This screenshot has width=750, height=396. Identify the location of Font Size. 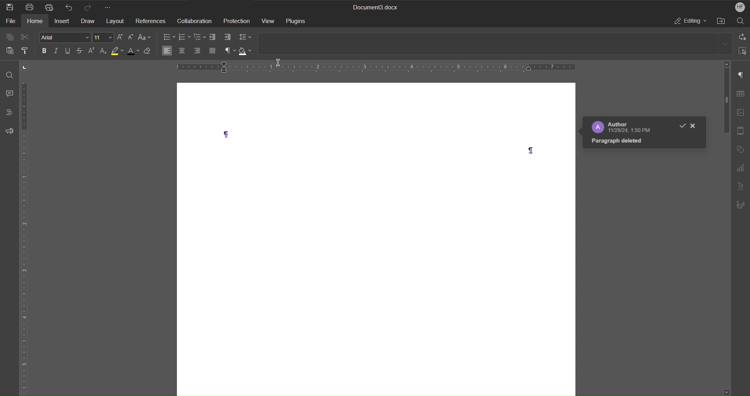
(104, 37).